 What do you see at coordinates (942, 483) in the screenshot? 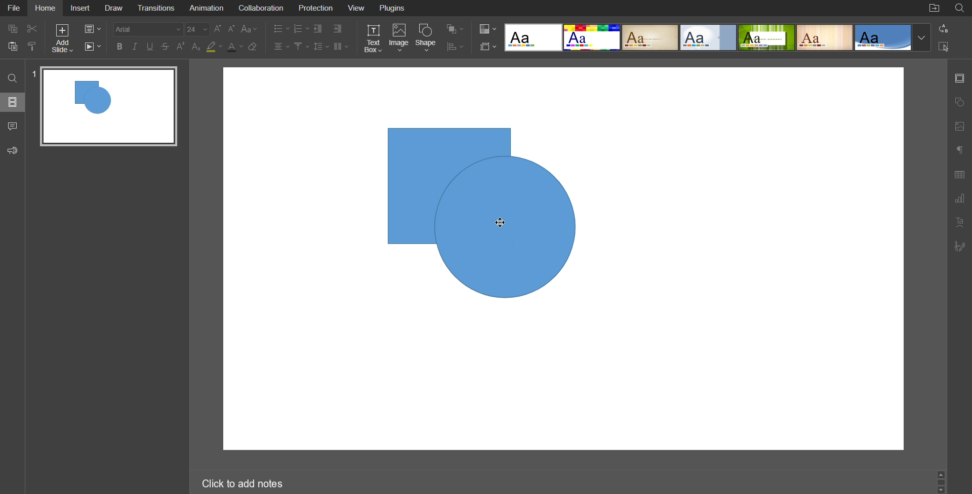
I see `Scroll Bar` at bounding box center [942, 483].